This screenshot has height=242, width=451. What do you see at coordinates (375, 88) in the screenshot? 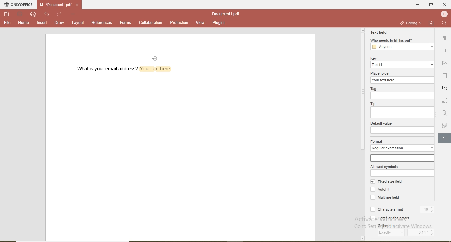
I see `Tag` at bounding box center [375, 88].